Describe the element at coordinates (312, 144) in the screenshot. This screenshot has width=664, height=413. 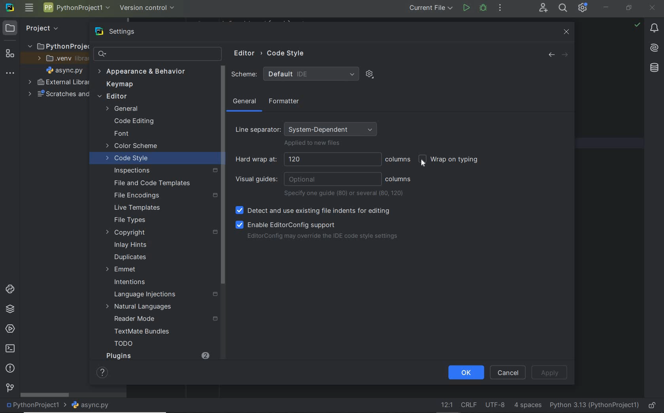
I see `Applied to new files` at that location.